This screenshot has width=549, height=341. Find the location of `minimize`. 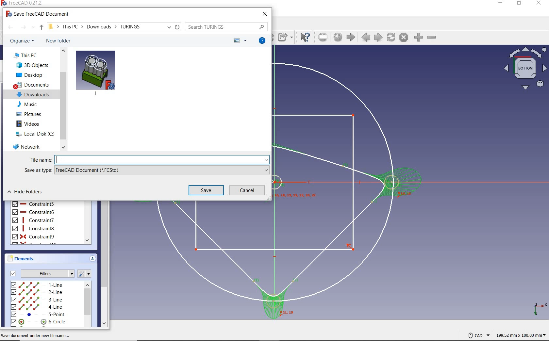

minimize is located at coordinates (501, 3).